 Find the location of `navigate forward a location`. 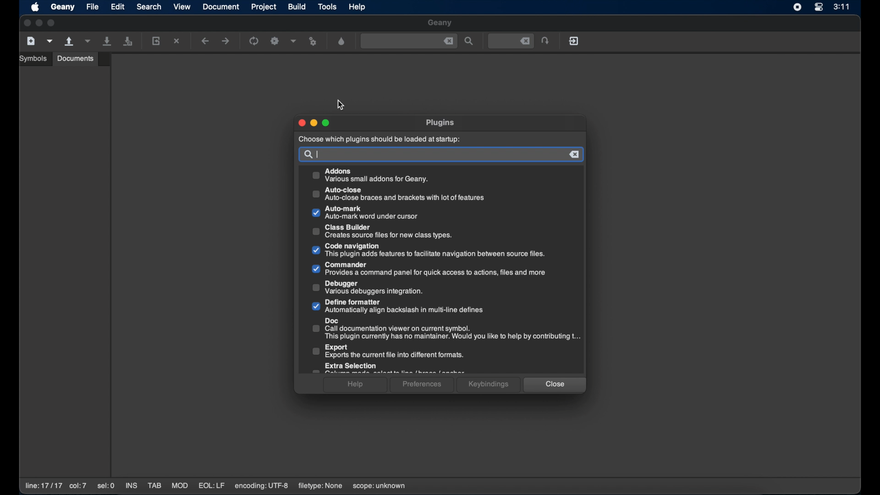

navigate forward a location is located at coordinates (226, 41).